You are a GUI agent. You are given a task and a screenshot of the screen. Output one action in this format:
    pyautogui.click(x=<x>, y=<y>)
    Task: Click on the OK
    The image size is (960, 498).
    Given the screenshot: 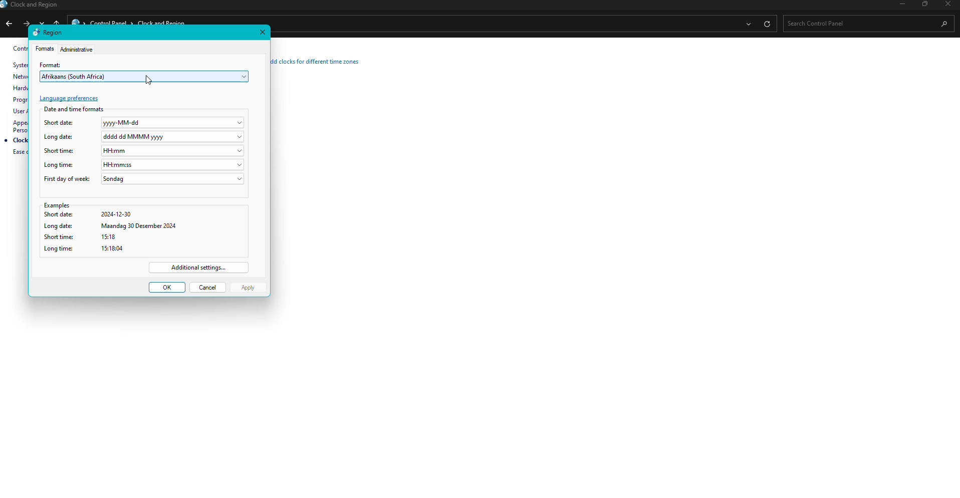 What is the action you would take?
    pyautogui.click(x=167, y=288)
    